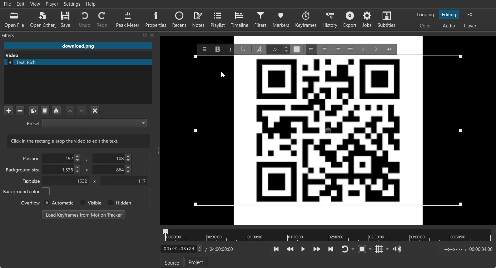 This screenshot has width=496, height=268. Describe the element at coordinates (325, 49) in the screenshot. I see `Center` at that location.